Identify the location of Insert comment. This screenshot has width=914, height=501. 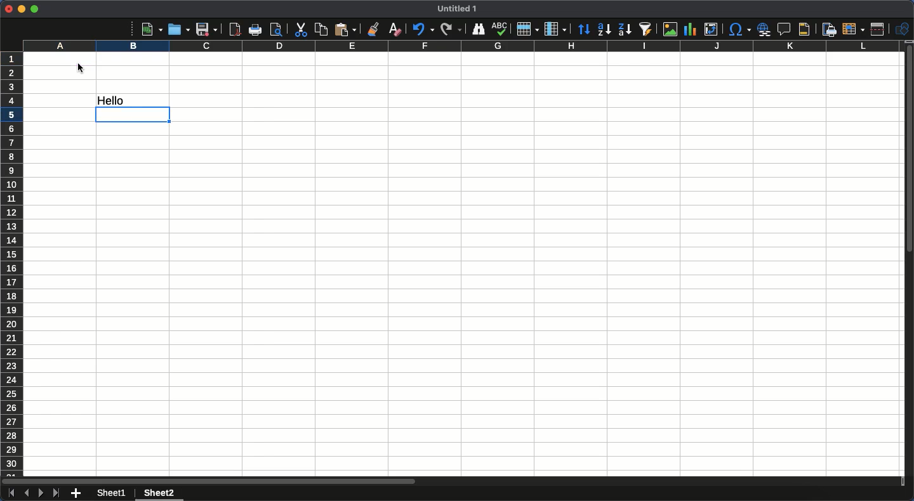
(786, 30).